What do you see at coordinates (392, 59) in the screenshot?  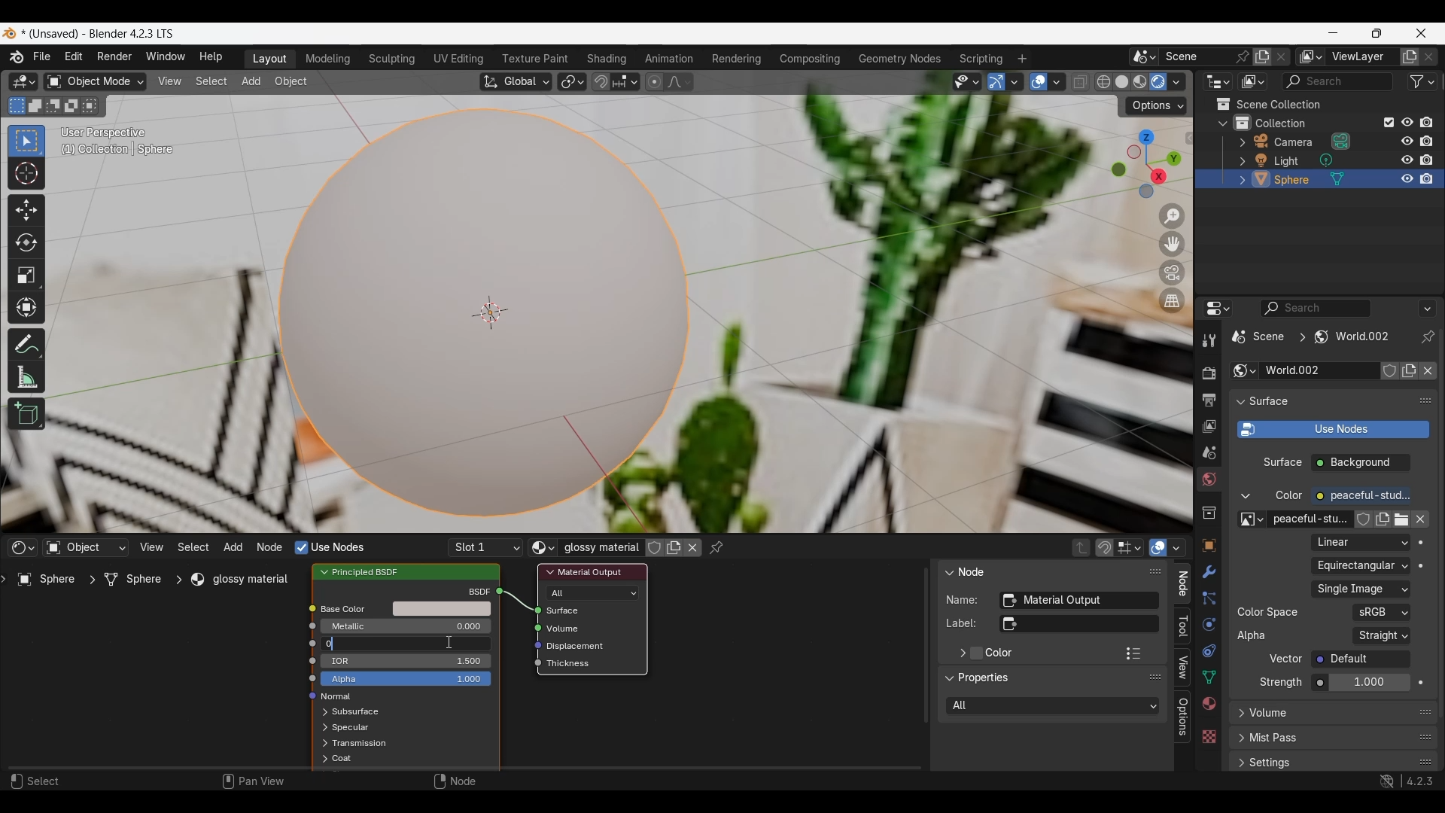 I see `Sculpting workspace` at bounding box center [392, 59].